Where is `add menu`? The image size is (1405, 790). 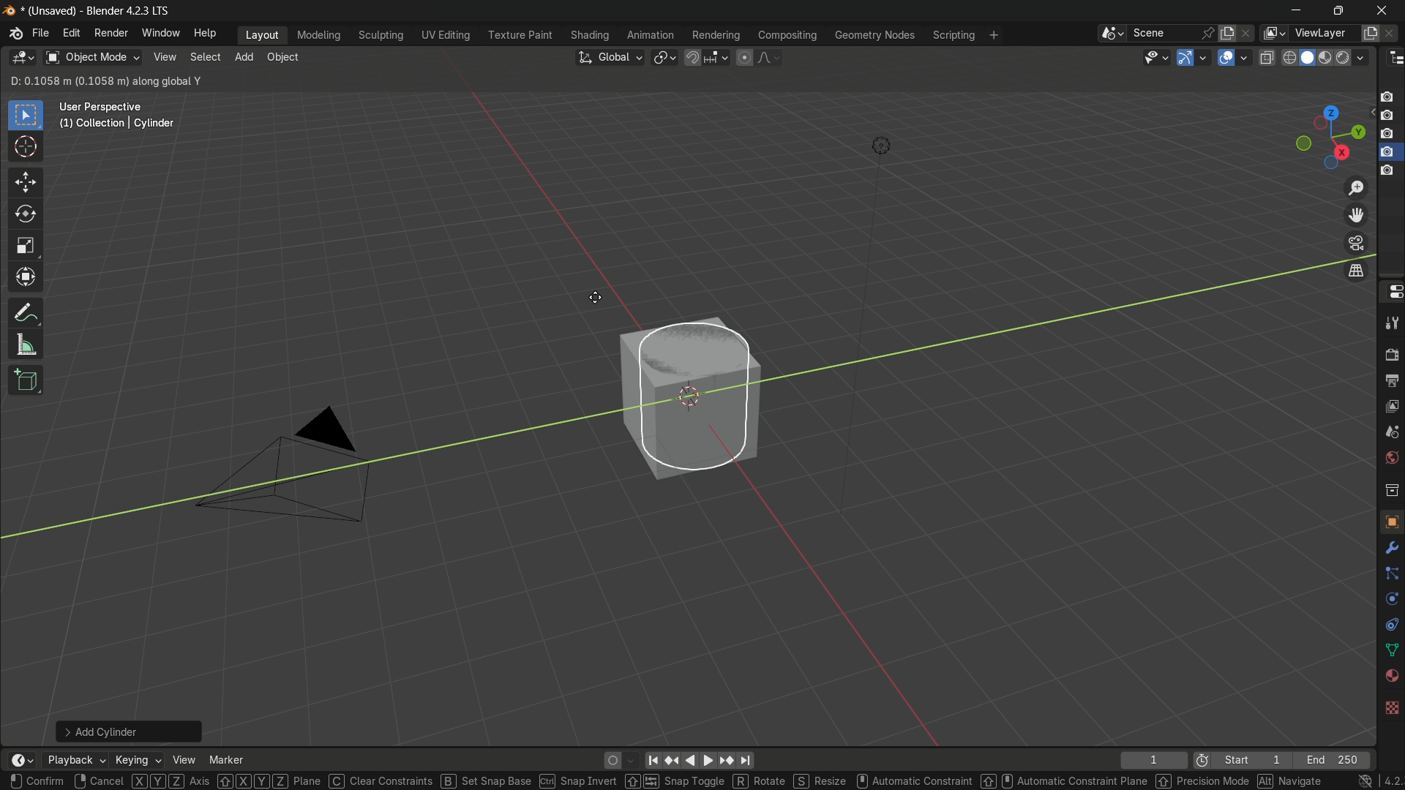 add menu is located at coordinates (242, 58).